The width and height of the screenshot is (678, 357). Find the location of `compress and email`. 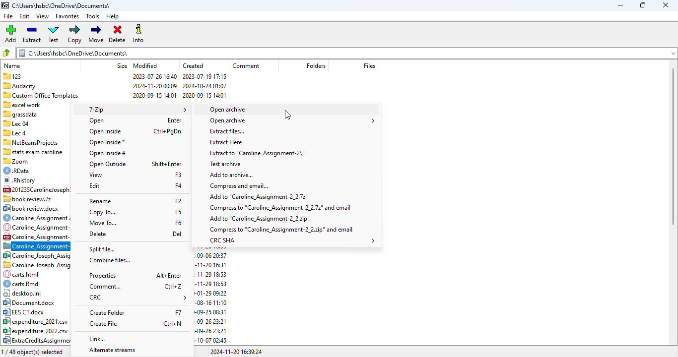

compress and email is located at coordinates (239, 185).